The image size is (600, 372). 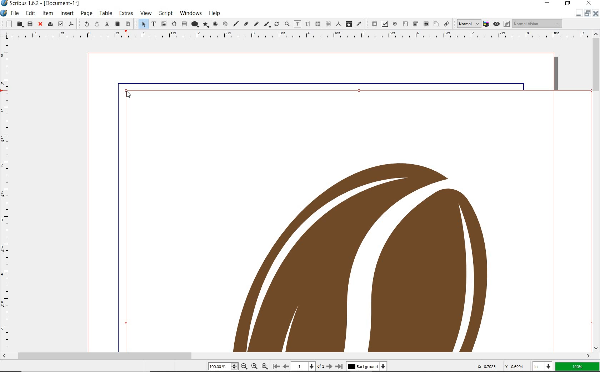 What do you see at coordinates (226, 24) in the screenshot?
I see `spiral` at bounding box center [226, 24].